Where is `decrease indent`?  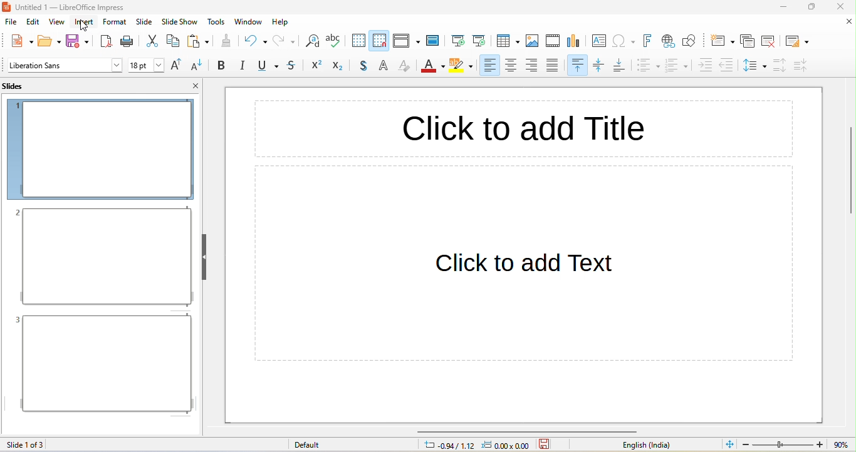
decrease indent is located at coordinates (729, 64).